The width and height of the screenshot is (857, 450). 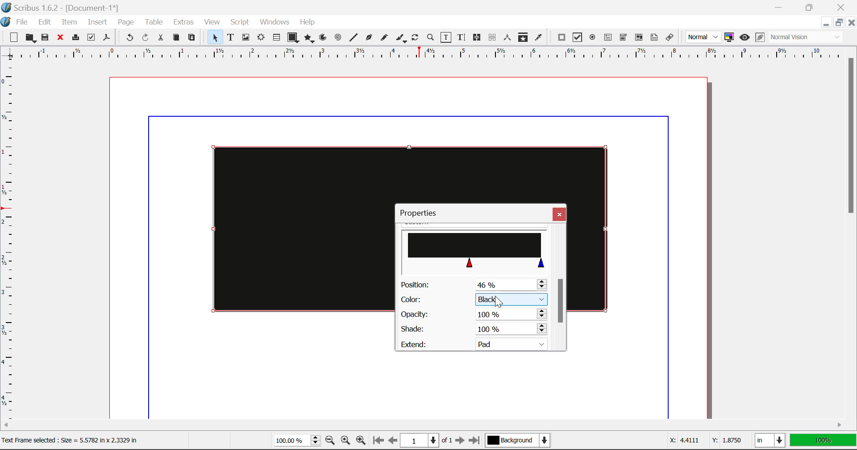 What do you see at coordinates (577, 37) in the screenshot?
I see `PDF Checkbox` at bounding box center [577, 37].